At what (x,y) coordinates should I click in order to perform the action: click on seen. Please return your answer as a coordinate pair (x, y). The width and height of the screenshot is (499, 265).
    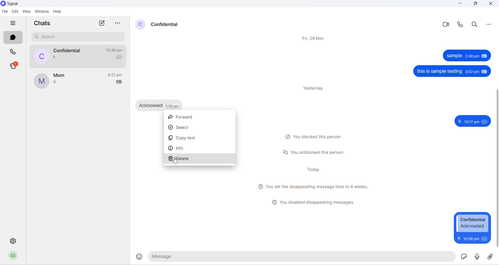
    Looking at the image, I should click on (484, 71).